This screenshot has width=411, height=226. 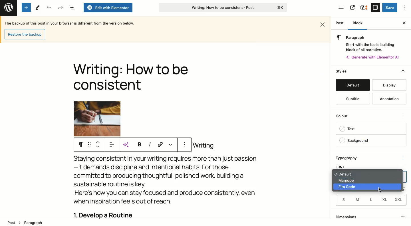 What do you see at coordinates (160, 144) in the screenshot?
I see `Link` at bounding box center [160, 144].